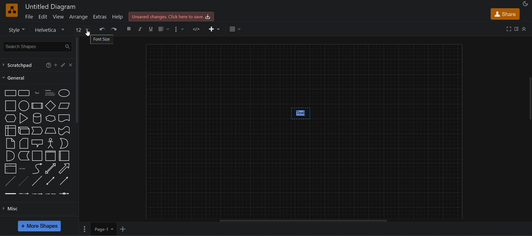  What do you see at coordinates (79, 17) in the screenshot?
I see `arrange` at bounding box center [79, 17].